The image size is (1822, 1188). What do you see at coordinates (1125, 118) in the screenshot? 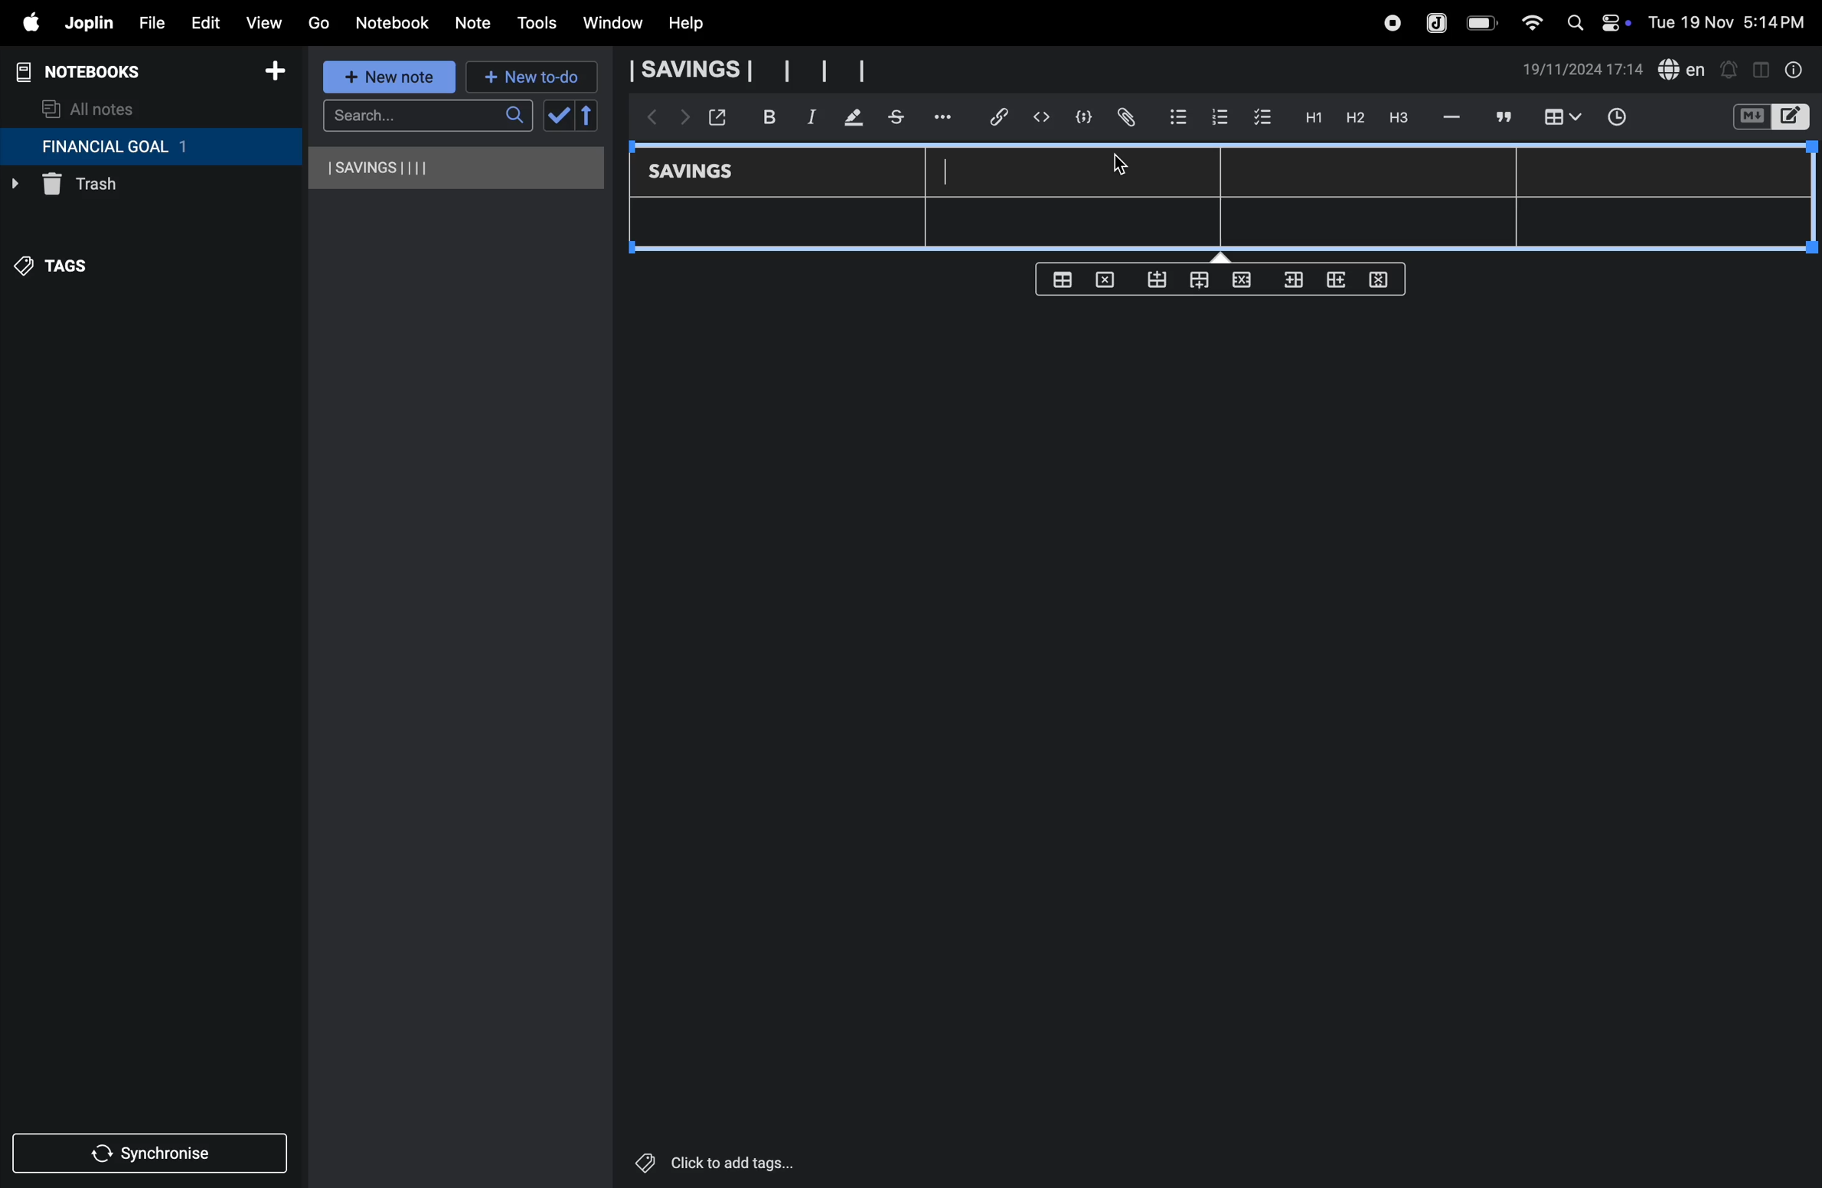
I see `attach file` at bounding box center [1125, 118].